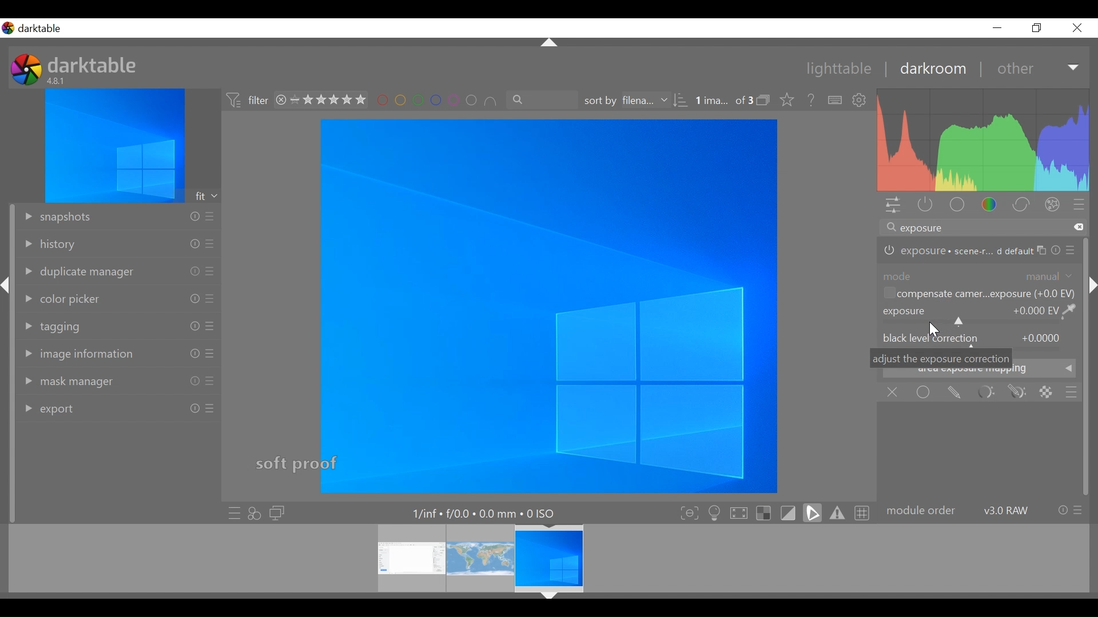 Image resolution: width=1098 pixels, height=617 pixels. Describe the element at coordinates (928, 70) in the screenshot. I see `darkroom` at that location.